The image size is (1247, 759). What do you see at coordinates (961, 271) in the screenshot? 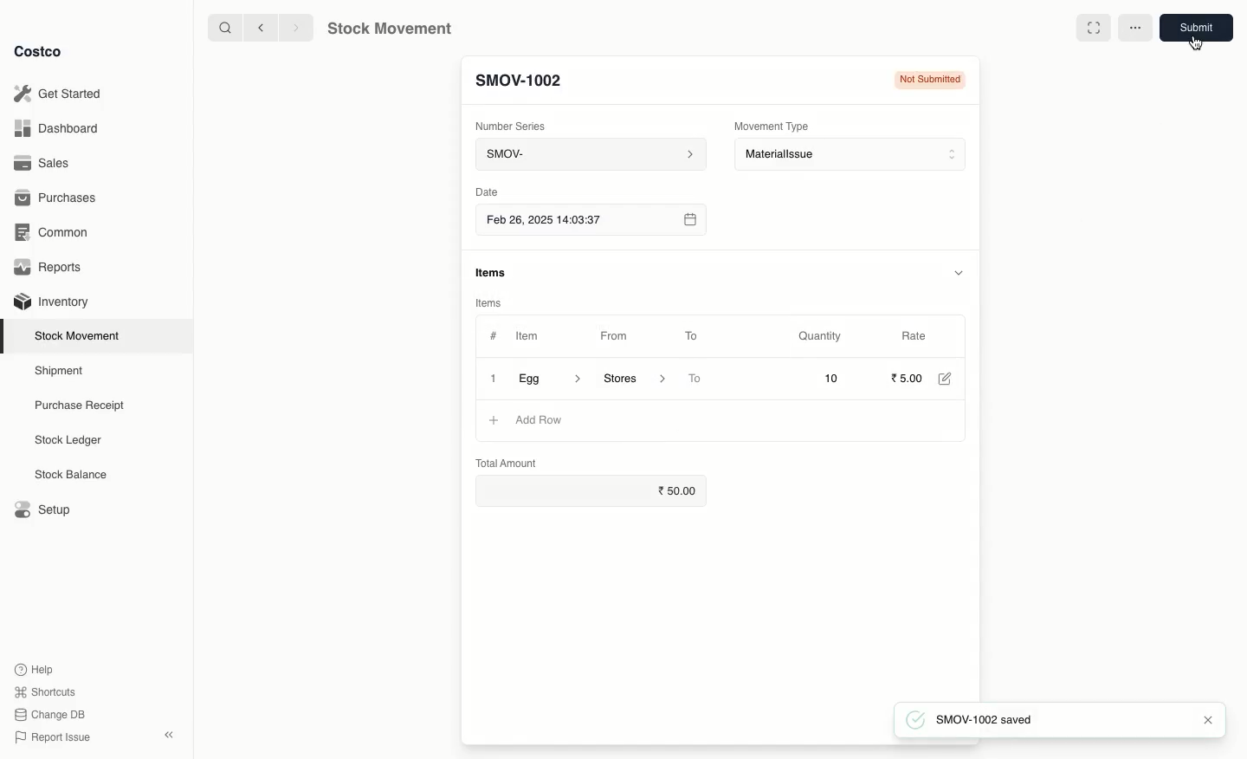
I see `hide` at bounding box center [961, 271].